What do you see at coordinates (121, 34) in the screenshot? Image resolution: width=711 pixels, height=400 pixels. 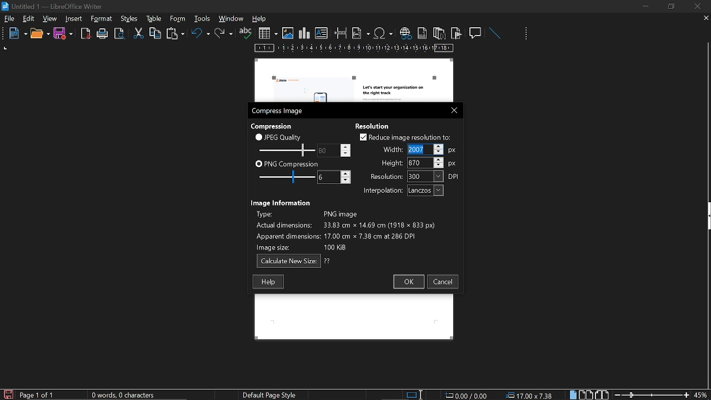 I see `toggle print preview` at bounding box center [121, 34].